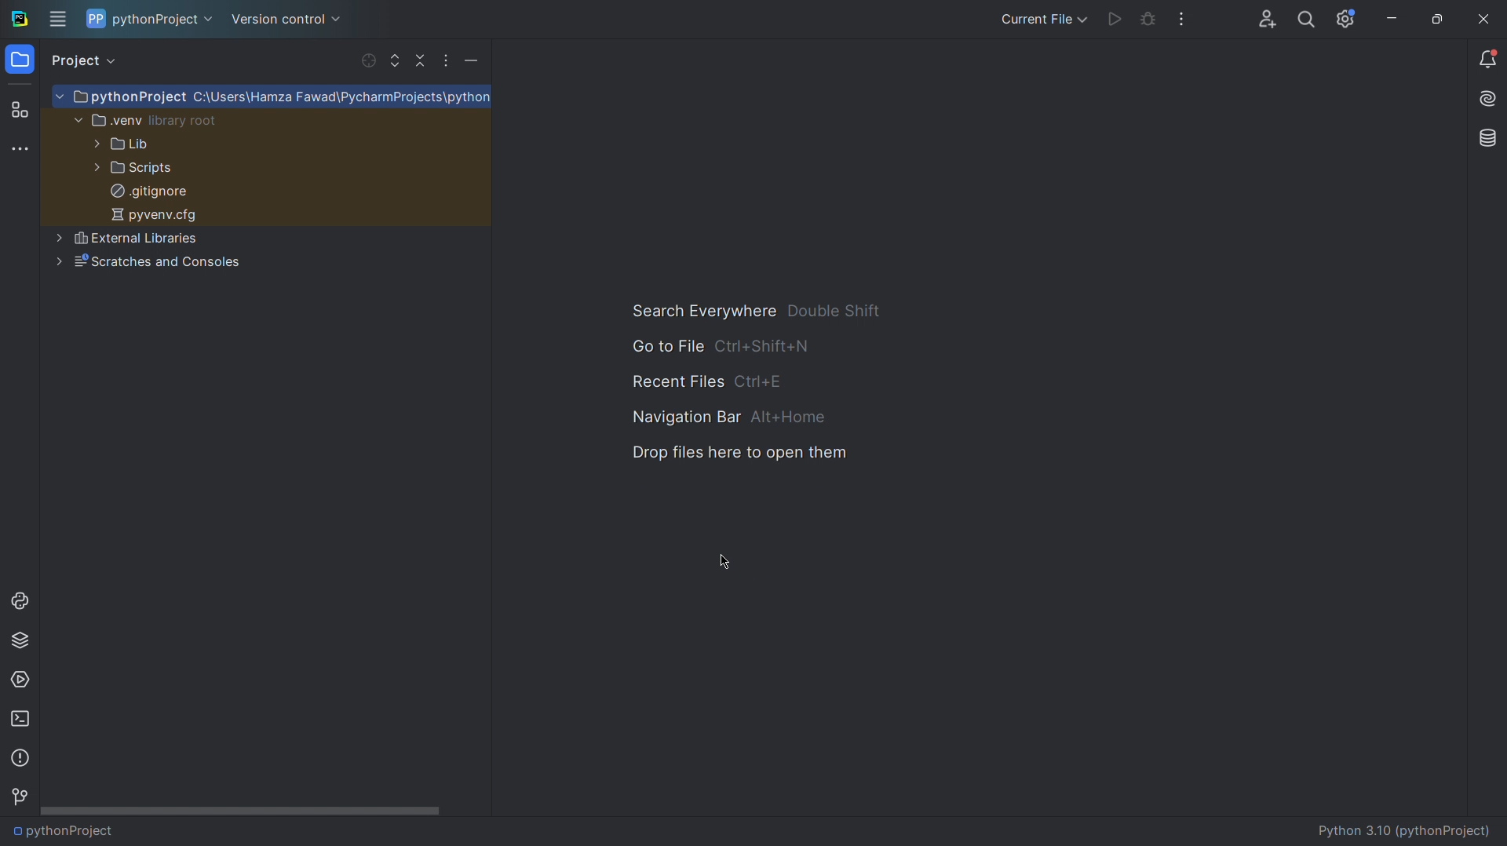  What do you see at coordinates (24, 640) in the screenshot?
I see `Python packages` at bounding box center [24, 640].